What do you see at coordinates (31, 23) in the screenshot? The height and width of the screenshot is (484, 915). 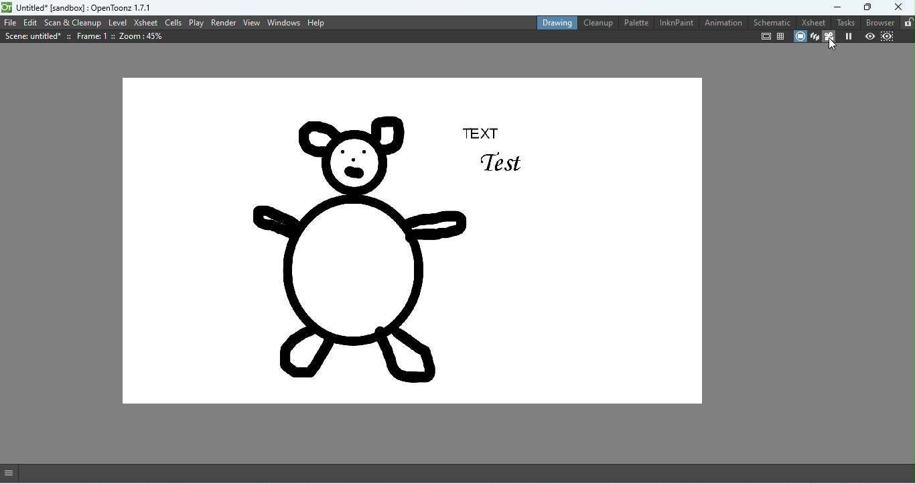 I see `edit` at bounding box center [31, 23].